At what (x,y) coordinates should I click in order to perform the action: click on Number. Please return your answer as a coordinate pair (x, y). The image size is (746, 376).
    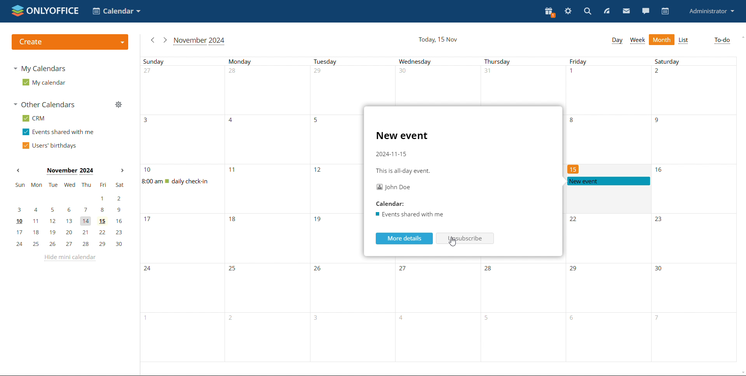
    Looking at the image, I should click on (235, 221).